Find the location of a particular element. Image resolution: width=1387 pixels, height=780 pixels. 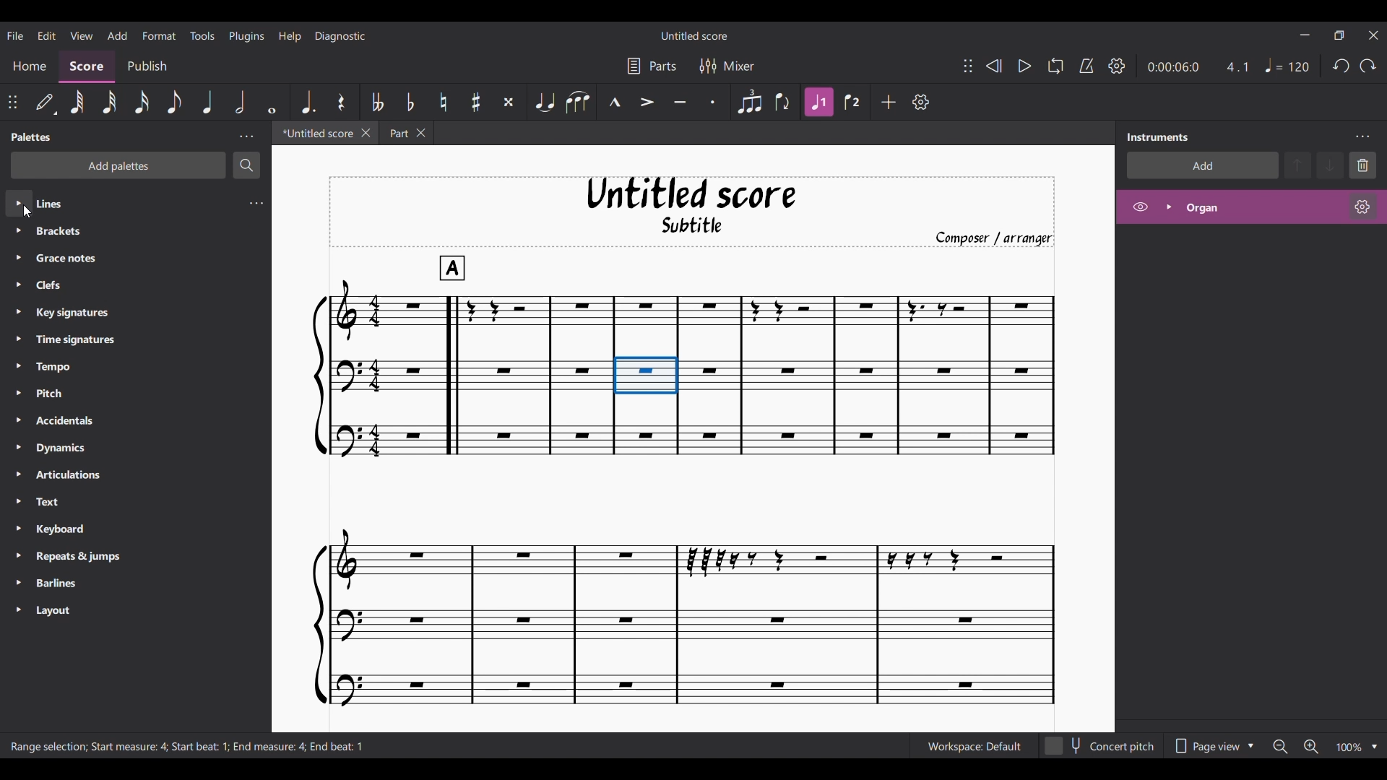

Delete is located at coordinates (1362, 165).